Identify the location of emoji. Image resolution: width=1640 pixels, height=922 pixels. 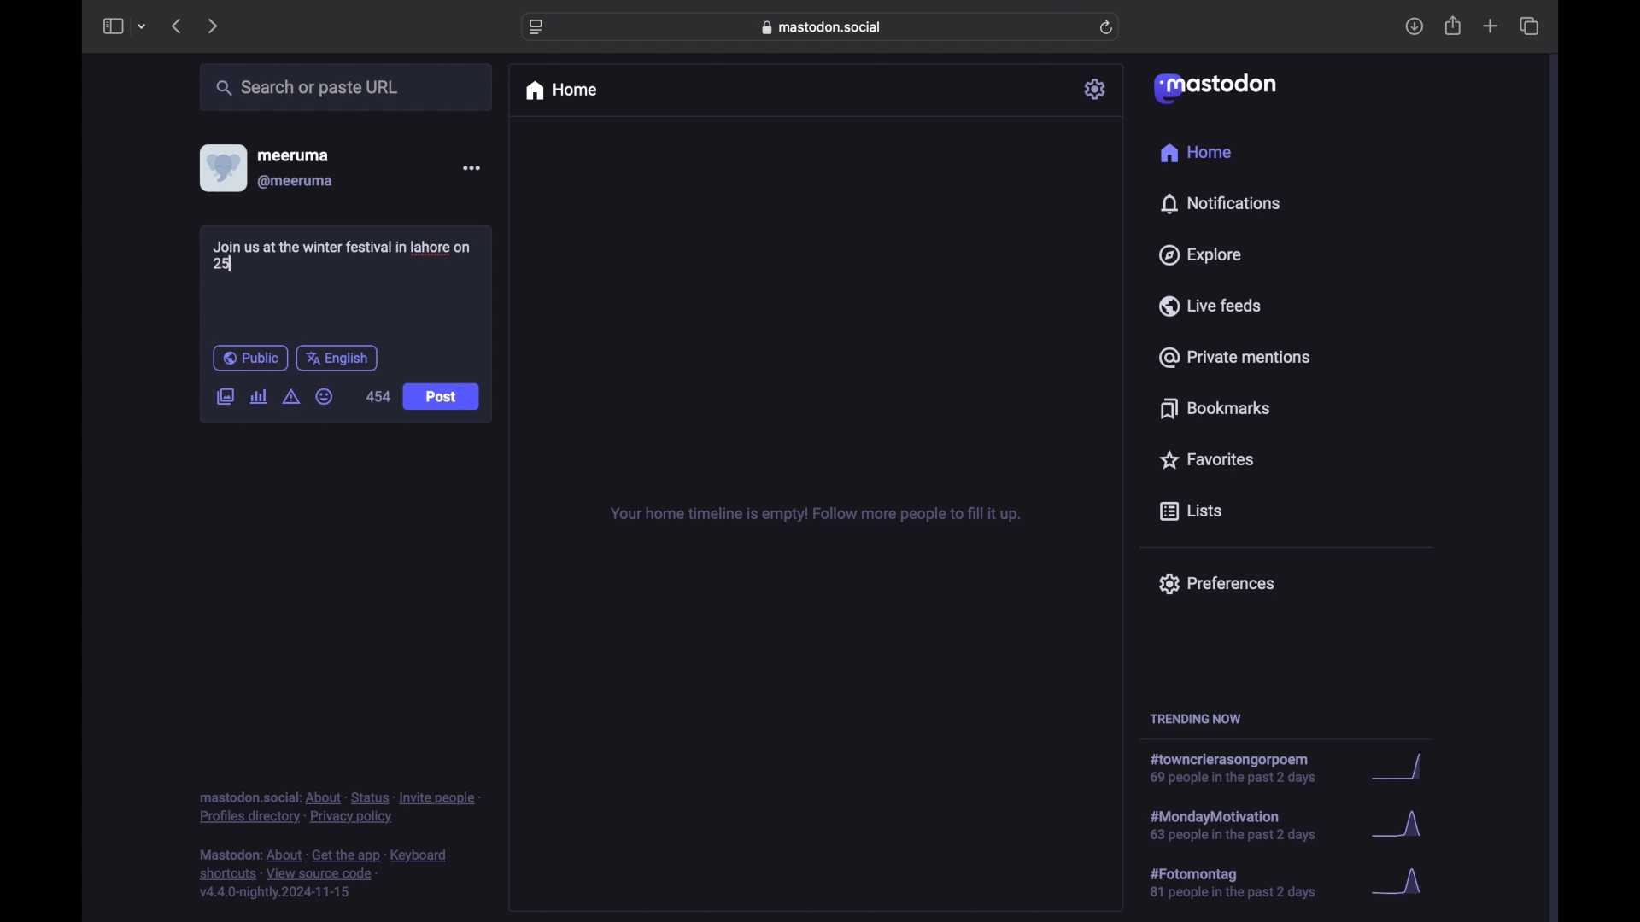
(325, 397).